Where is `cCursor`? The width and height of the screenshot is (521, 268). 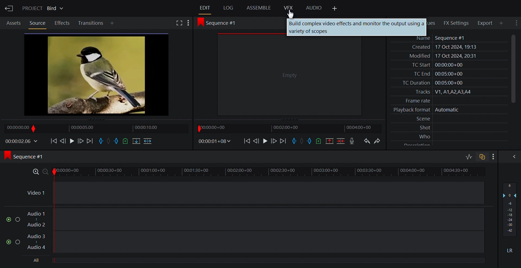
cCursor is located at coordinates (291, 14).